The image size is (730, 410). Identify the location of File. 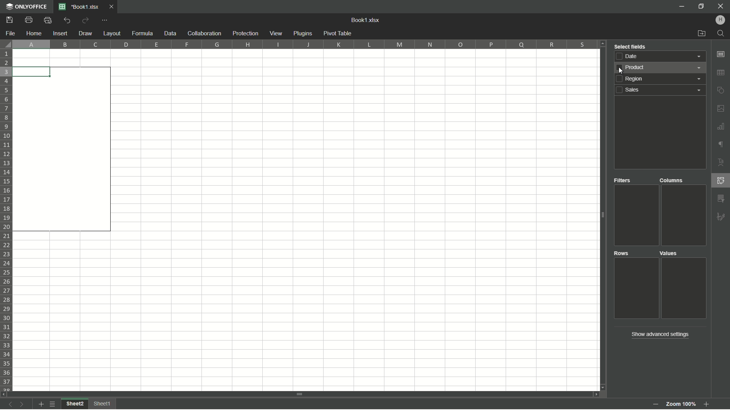
(11, 34).